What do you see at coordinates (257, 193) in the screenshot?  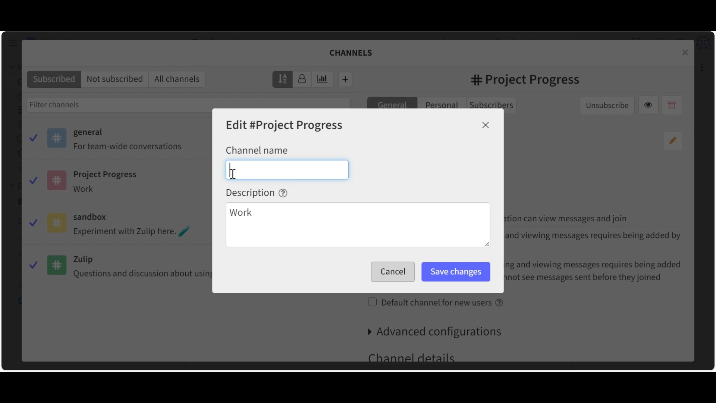 I see `Description` at bounding box center [257, 193].